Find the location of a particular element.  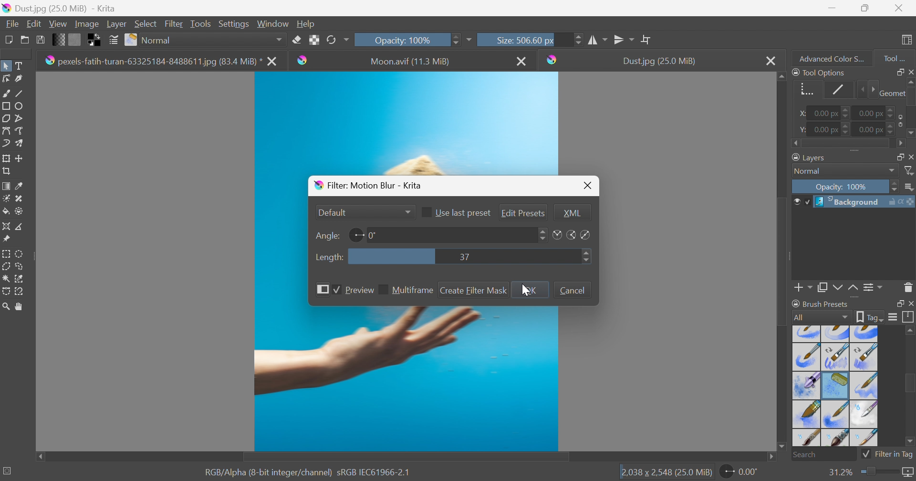

Angle: is located at coordinates (326, 235).